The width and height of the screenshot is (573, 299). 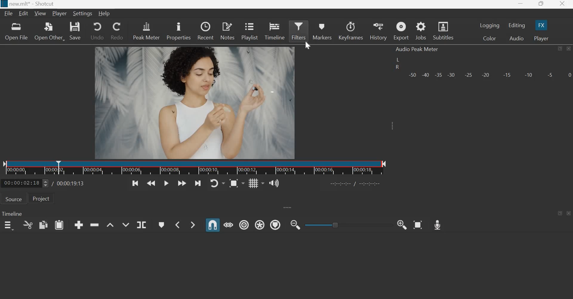 What do you see at coordinates (79, 225) in the screenshot?
I see `append` at bounding box center [79, 225].